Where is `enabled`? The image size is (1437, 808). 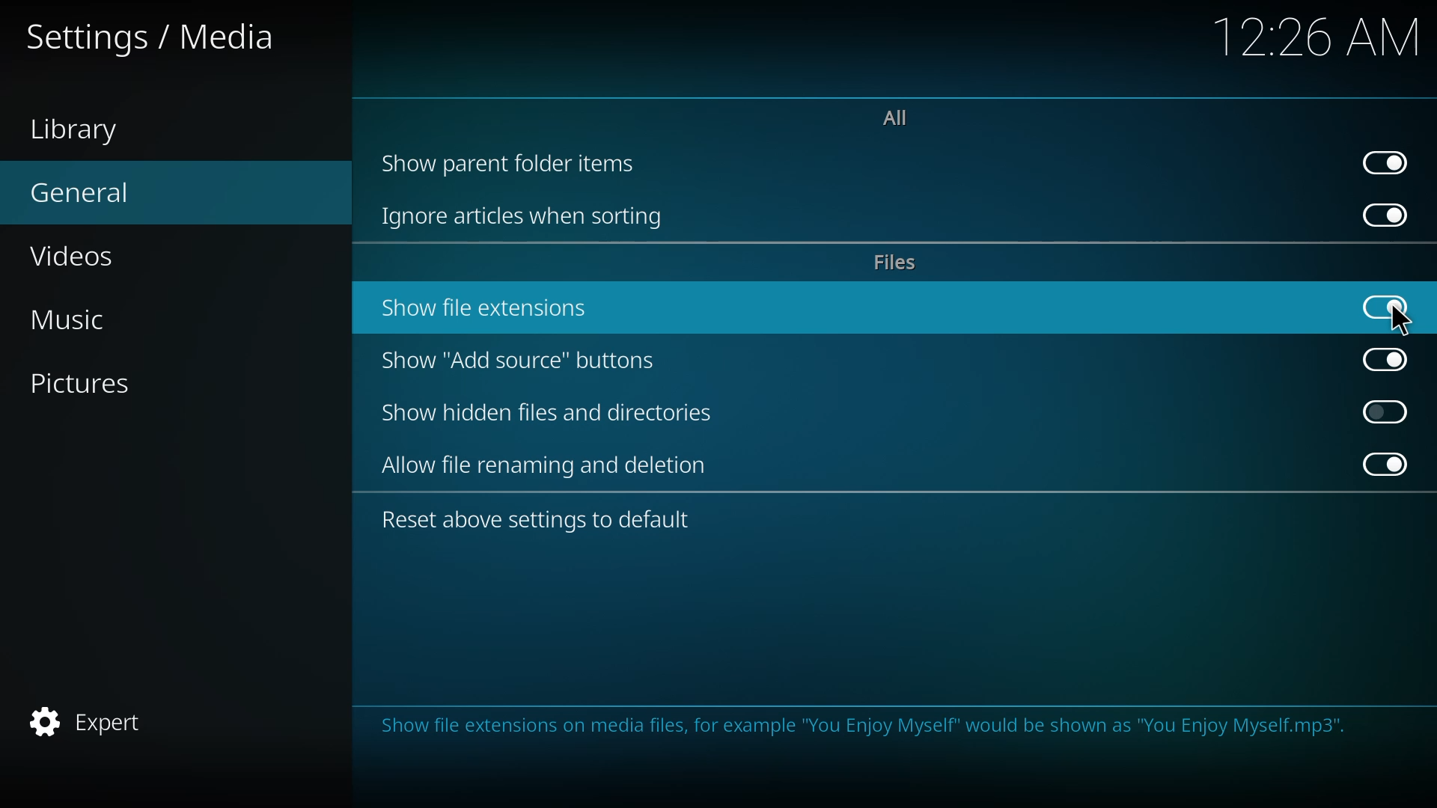
enabled is located at coordinates (1388, 215).